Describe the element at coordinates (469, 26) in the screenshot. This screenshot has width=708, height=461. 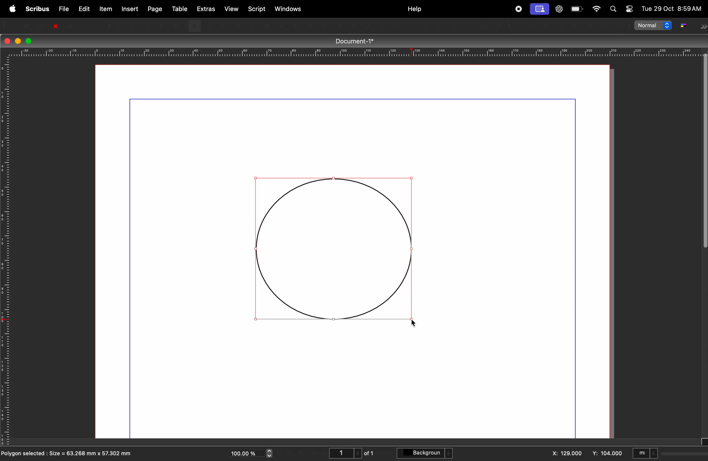
I see `Measurements` at that location.